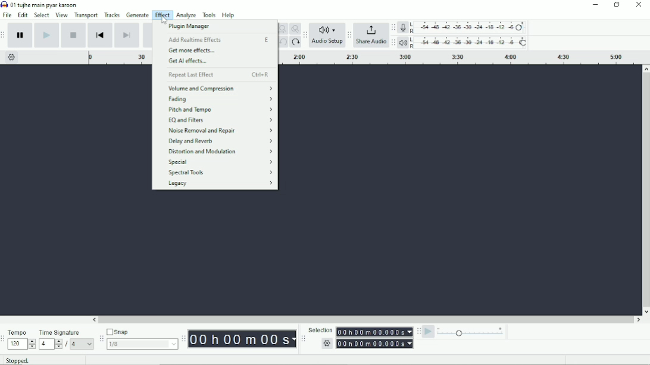 The height and width of the screenshot is (365, 650). What do you see at coordinates (302, 338) in the screenshot?
I see `Audacity selection toolbar` at bounding box center [302, 338].